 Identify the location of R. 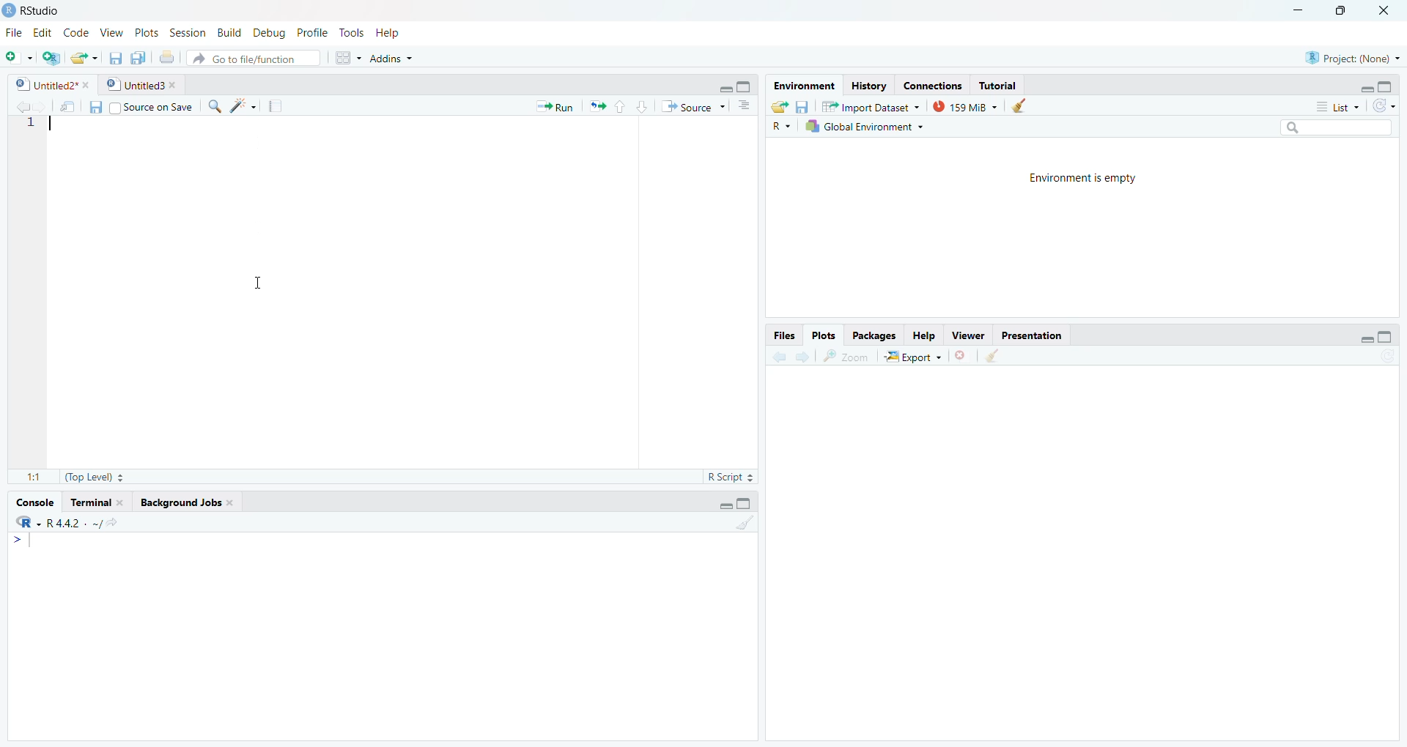
(26, 522).